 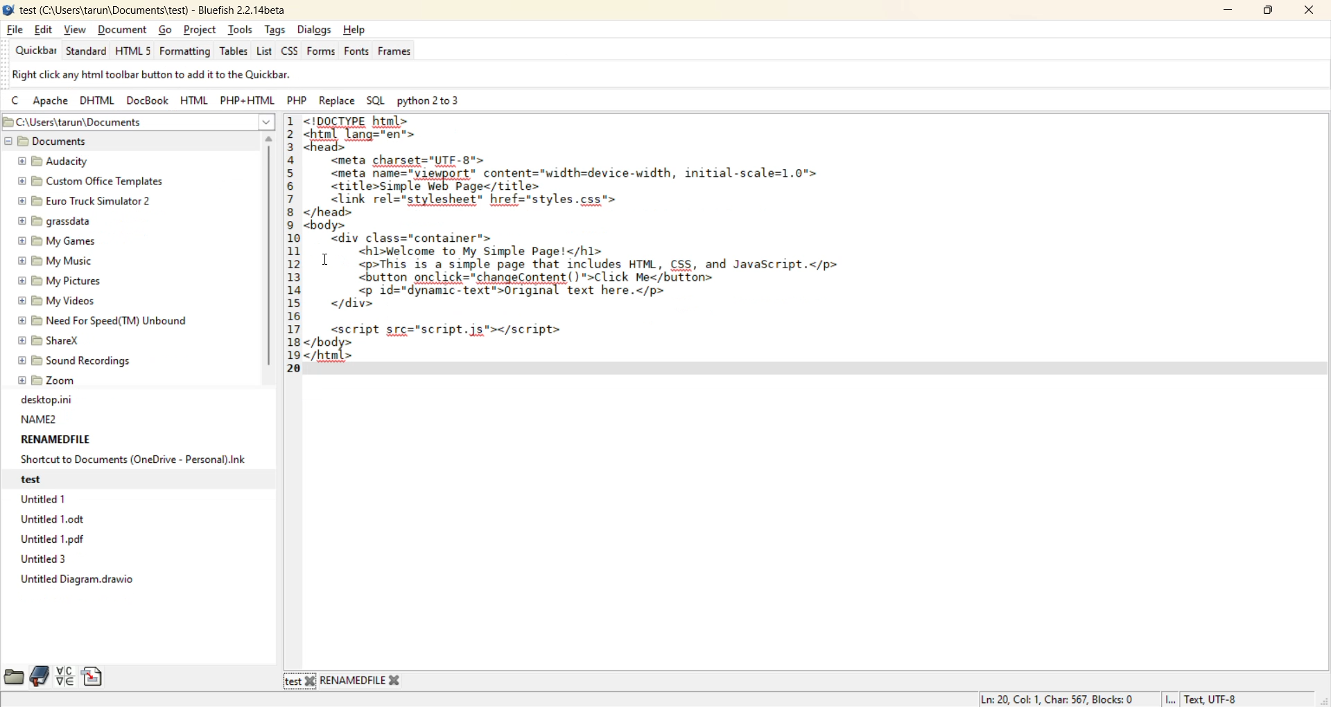 What do you see at coordinates (88, 51) in the screenshot?
I see `standard` at bounding box center [88, 51].